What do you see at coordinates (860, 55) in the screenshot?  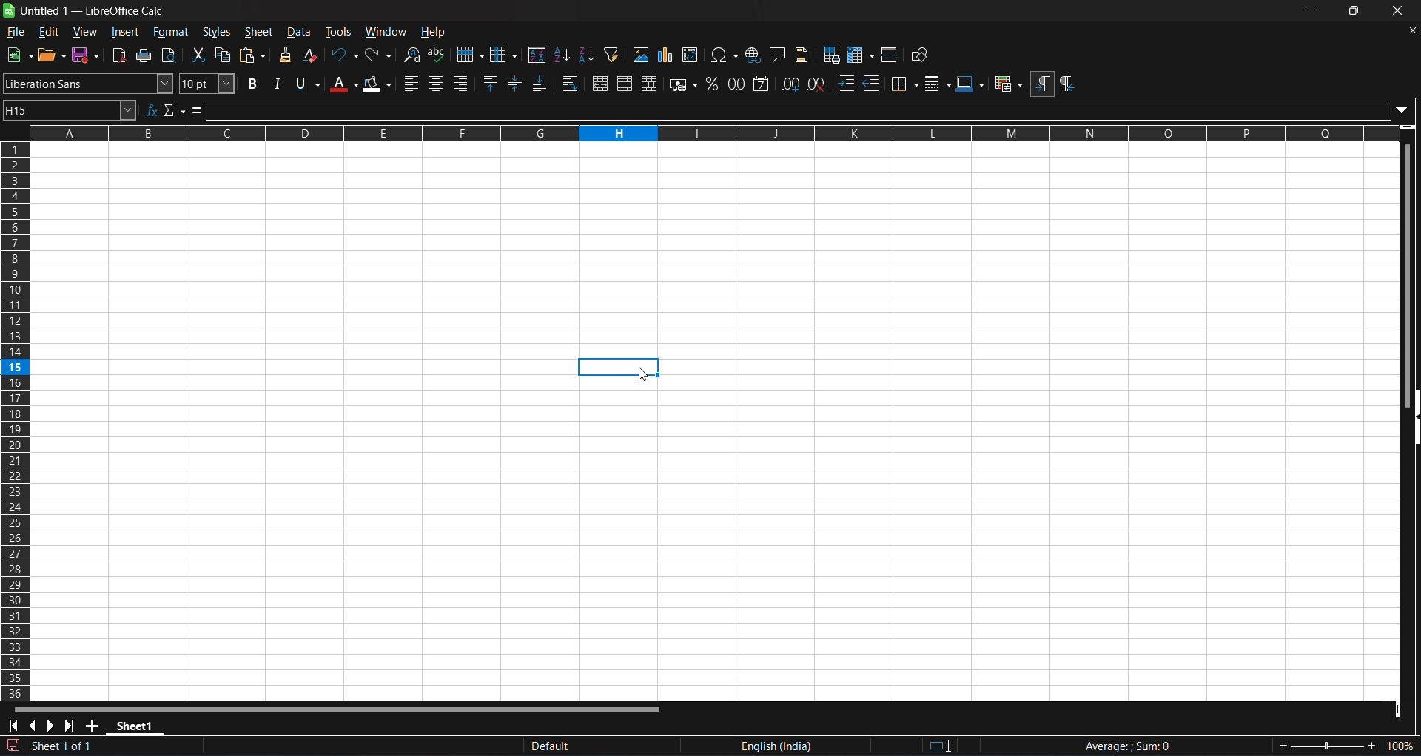 I see `freeze rows and columns` at bounding box center [860, 55].